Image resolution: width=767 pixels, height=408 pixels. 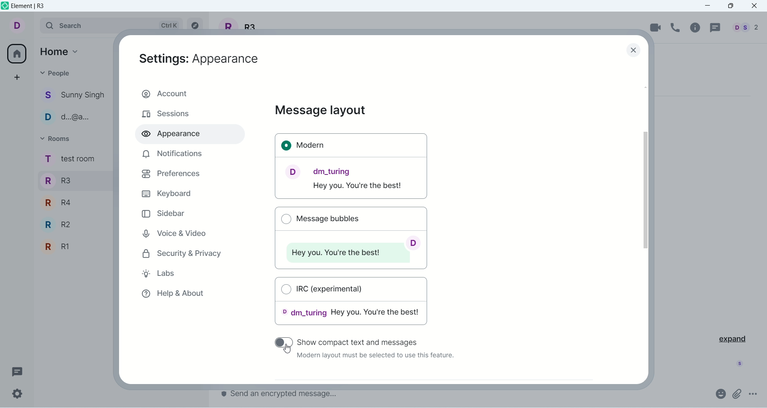 What do you see at coordinates (634, 51) in the screenshot?
I see `Close` at bounding box center [634, 51].